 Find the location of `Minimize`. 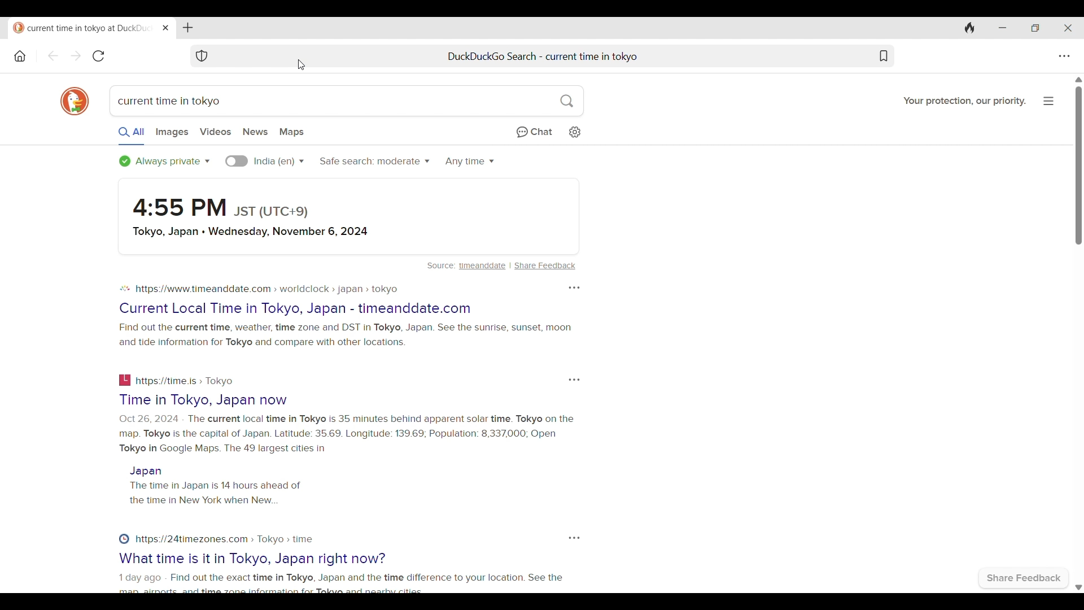

Minimize is located at coordinates (1003, 28).